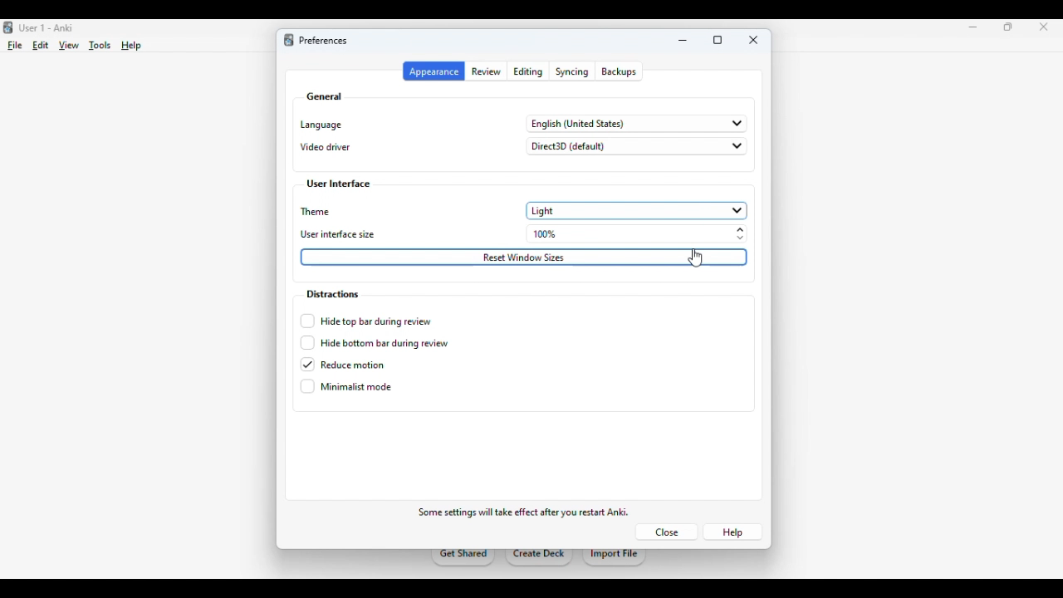 This screenshot has width=1063, height=598. What do you see at coordinates (321, 125) in the screenshot?
I see `language` at bounding box center [321, 125].